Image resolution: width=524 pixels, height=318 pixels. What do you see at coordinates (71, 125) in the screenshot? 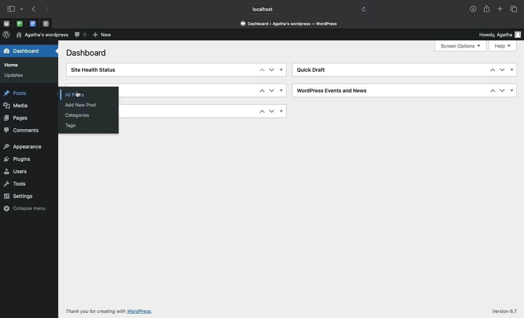
I see `Tags` at bounding box center [71, 125].